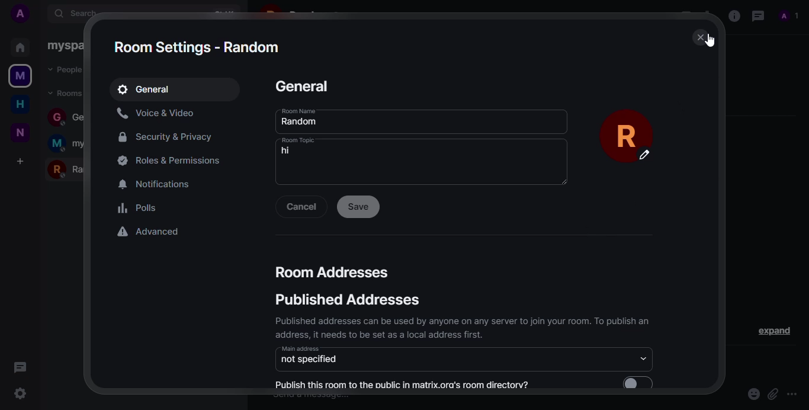  What do you see at coordinates (332, 271) in the screenshot?
I see `room addresses` at bounding box center [332, 271].